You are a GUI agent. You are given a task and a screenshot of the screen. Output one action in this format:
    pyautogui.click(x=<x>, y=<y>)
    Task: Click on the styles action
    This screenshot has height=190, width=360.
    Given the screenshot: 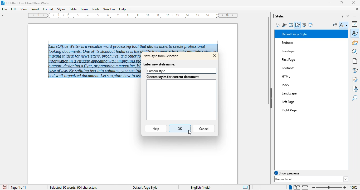 What is the action you would take?
    pyautogui.click(x=344, y=25)
    